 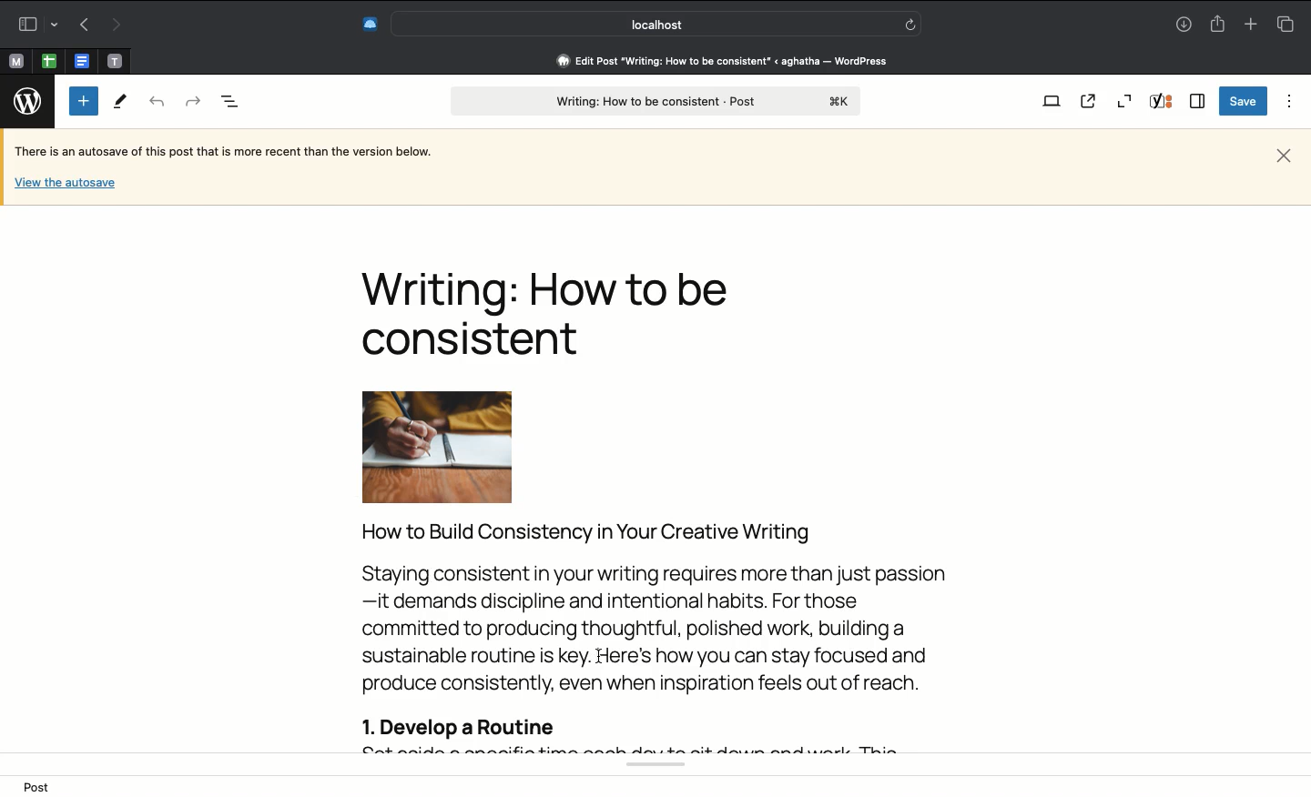 What do you see at coordinates (158, 103) in the screenshot?
I see `Undo` at bounding box center [158, 103].